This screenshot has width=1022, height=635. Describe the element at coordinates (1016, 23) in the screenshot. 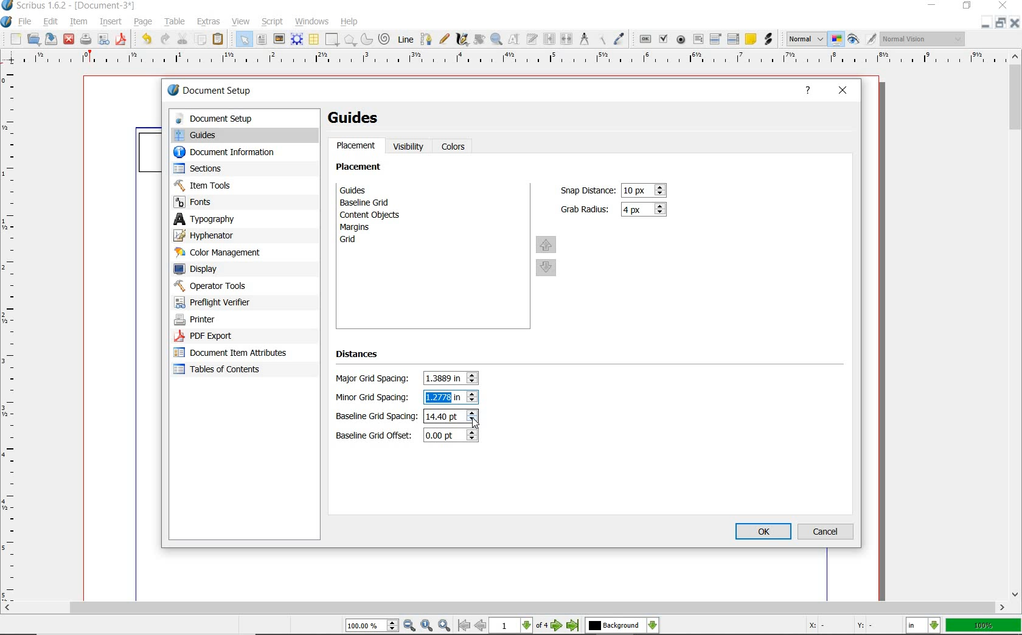

I see `close` at that location.